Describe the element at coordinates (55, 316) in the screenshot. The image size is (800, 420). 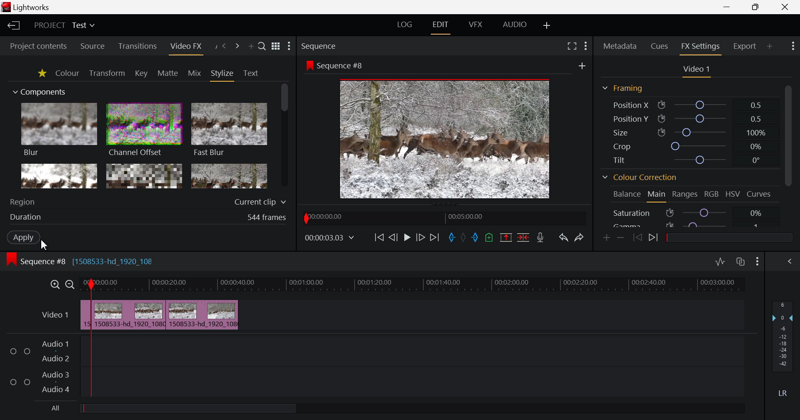
I see `Video Layer` at that location.